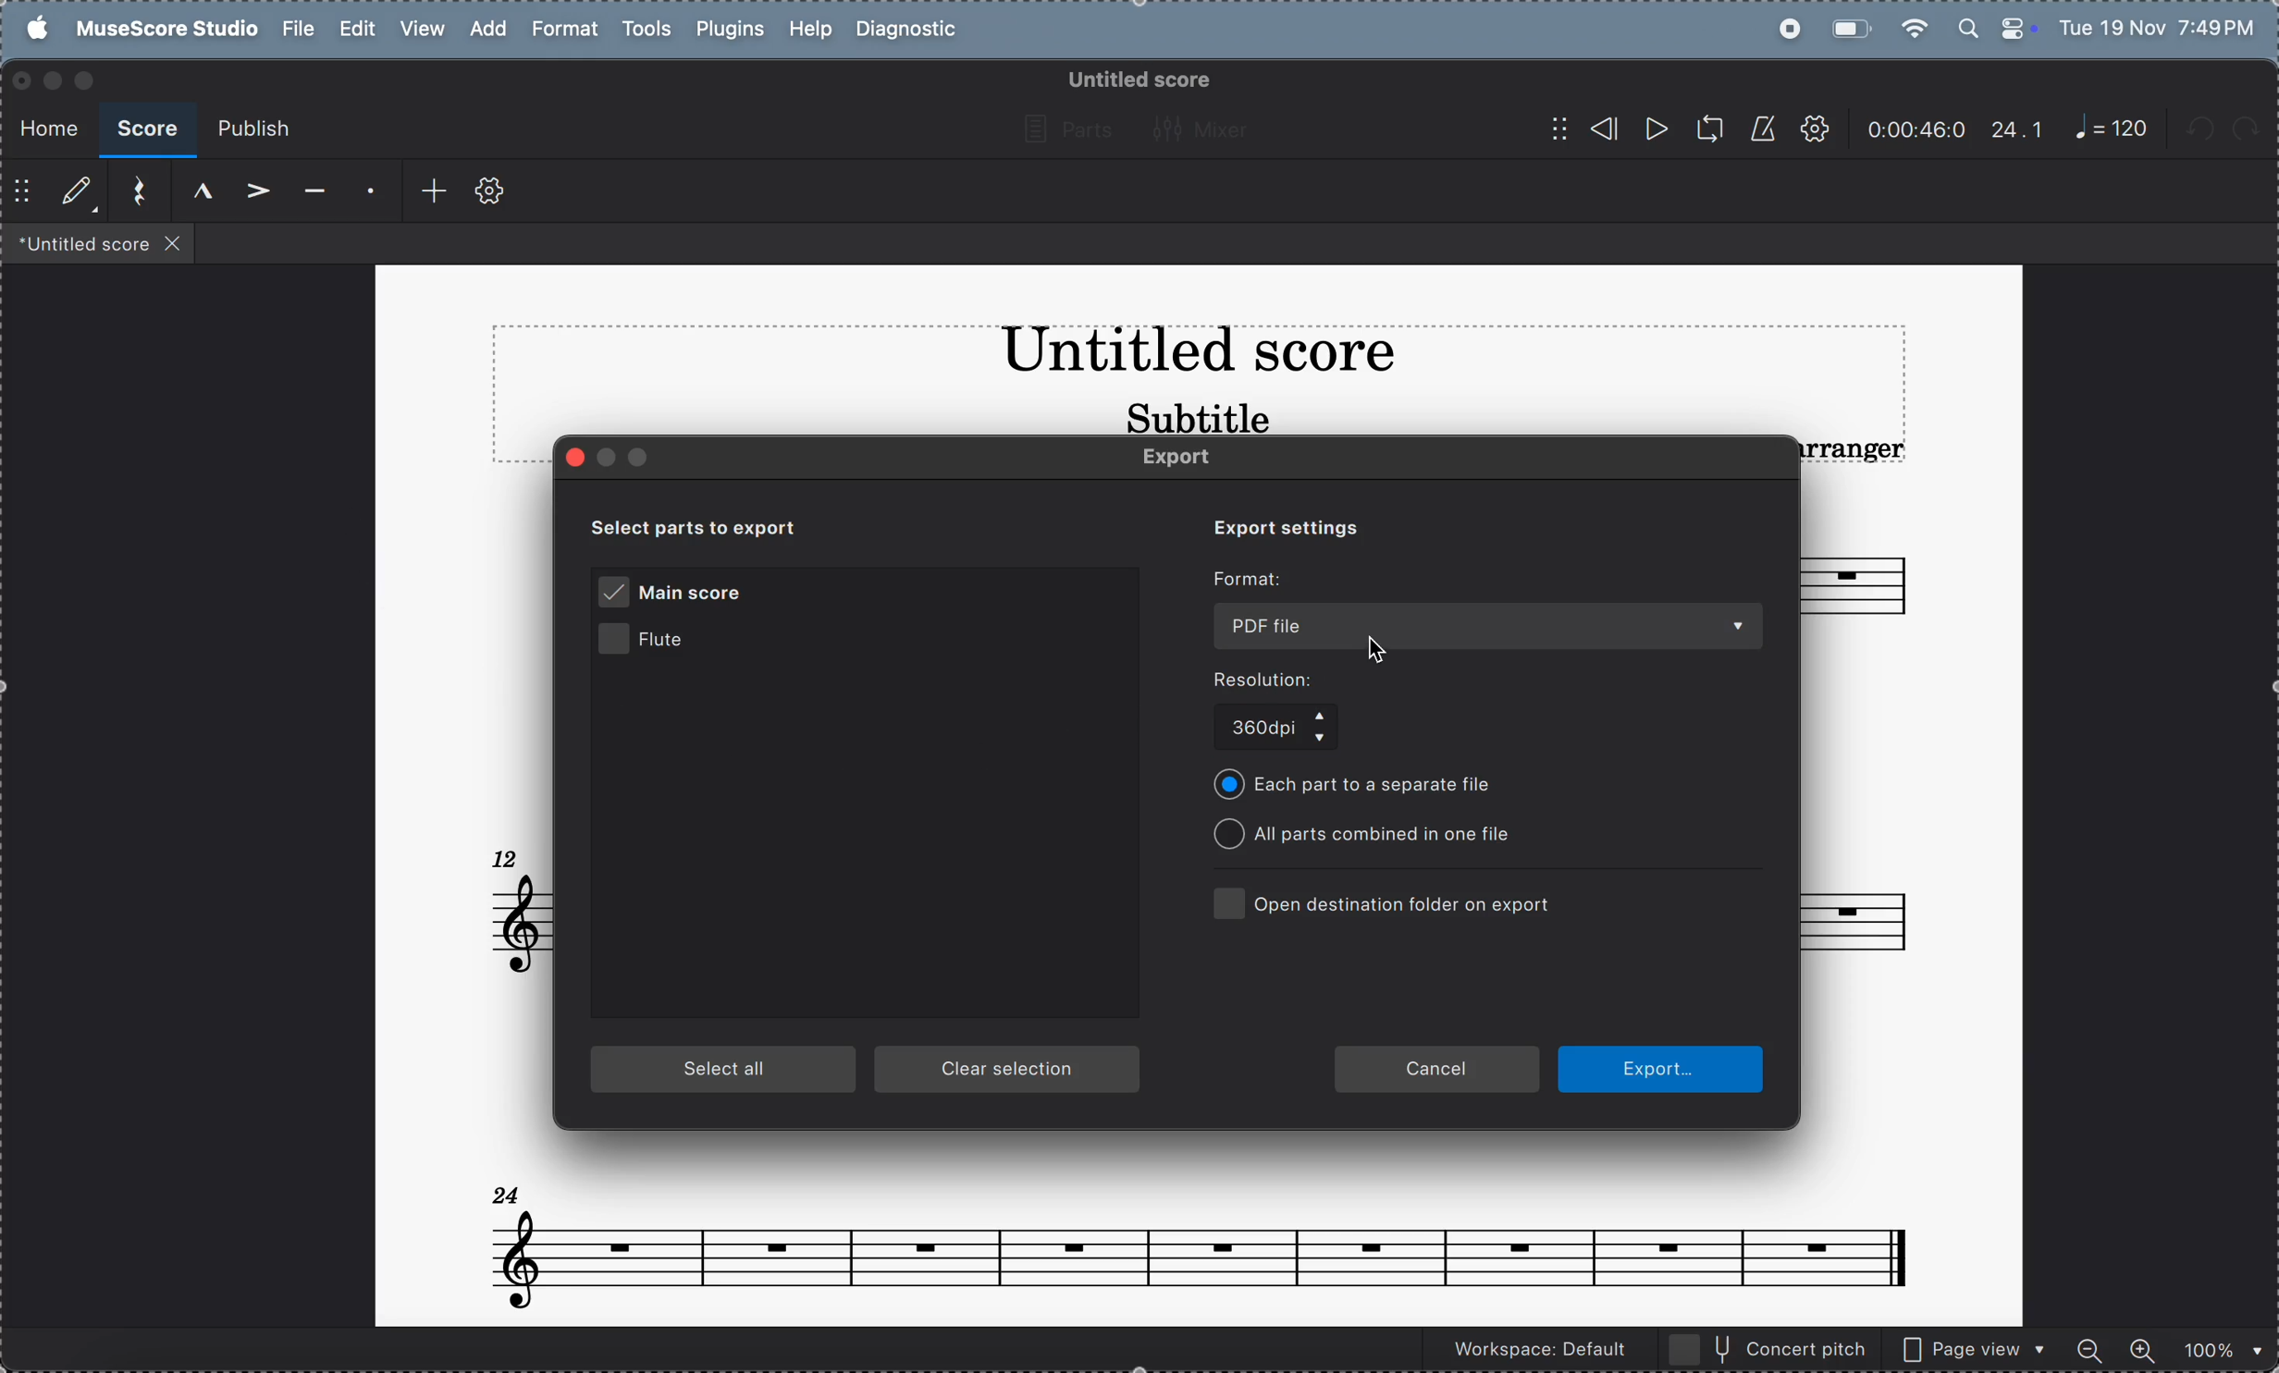 The height and width of the screenshot is (1373, 2279). I want to click on PDF file, so click(1489, 625).